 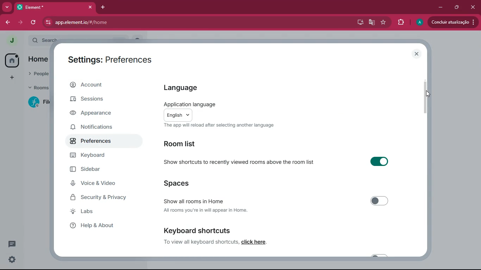 What do you see at coordinates (383, 22) in the screenshot?
I see `favourite` at bounding box center [383, 22].